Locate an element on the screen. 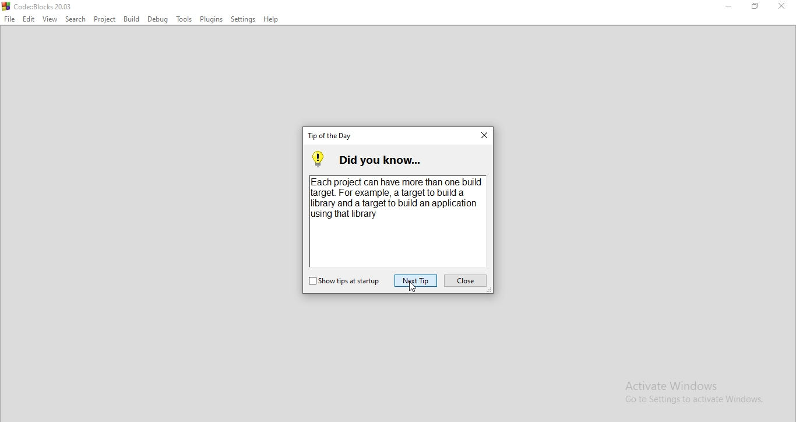 The height and width of the screenshot is (422, 796). Settings  is located at coordinates (241, 19).